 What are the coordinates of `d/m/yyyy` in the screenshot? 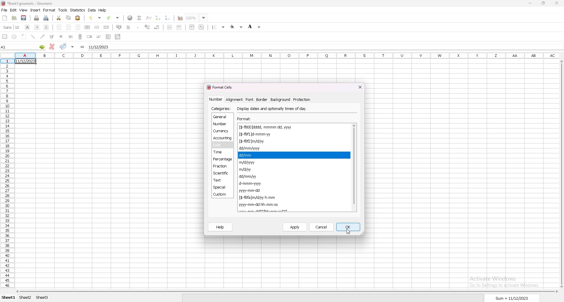 It's located at (272, 210).